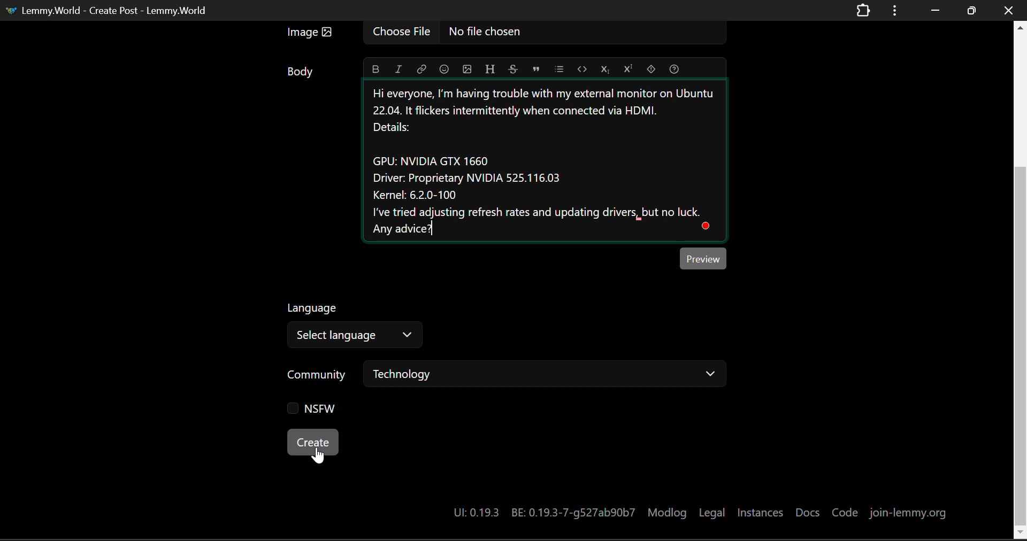  Describe the element at coordinates (535, 69) in the screenshot. I see `Quote` at that location.